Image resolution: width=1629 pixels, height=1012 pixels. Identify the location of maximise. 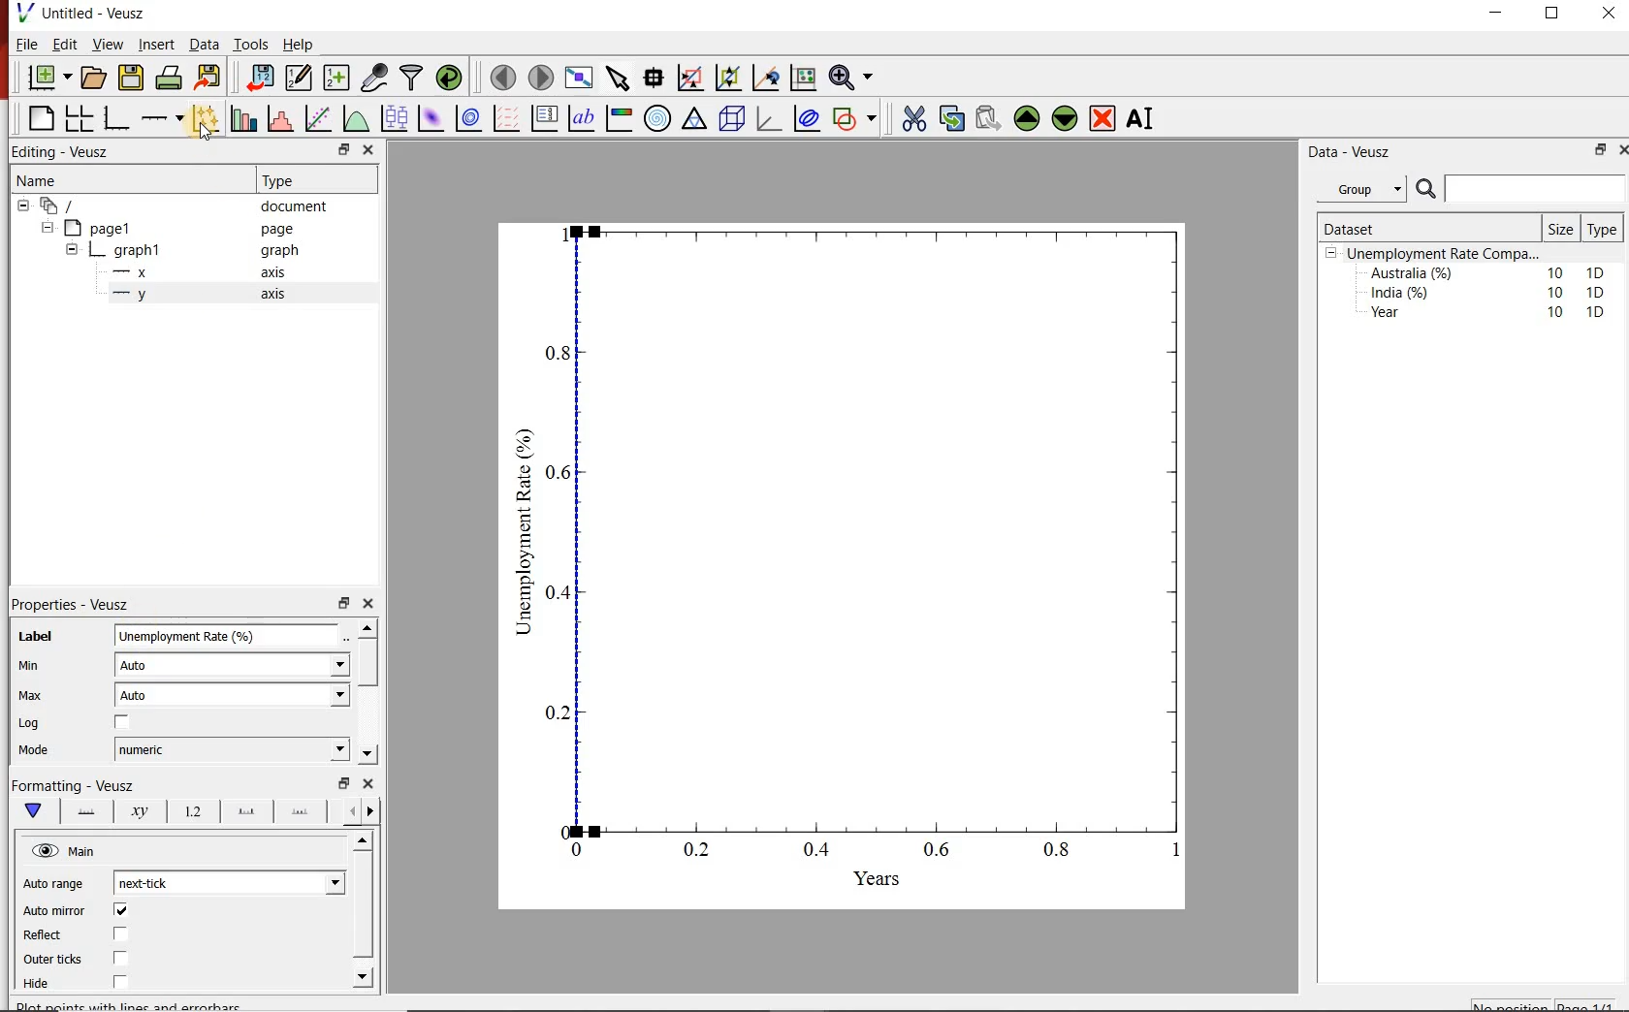
(1554, 17).